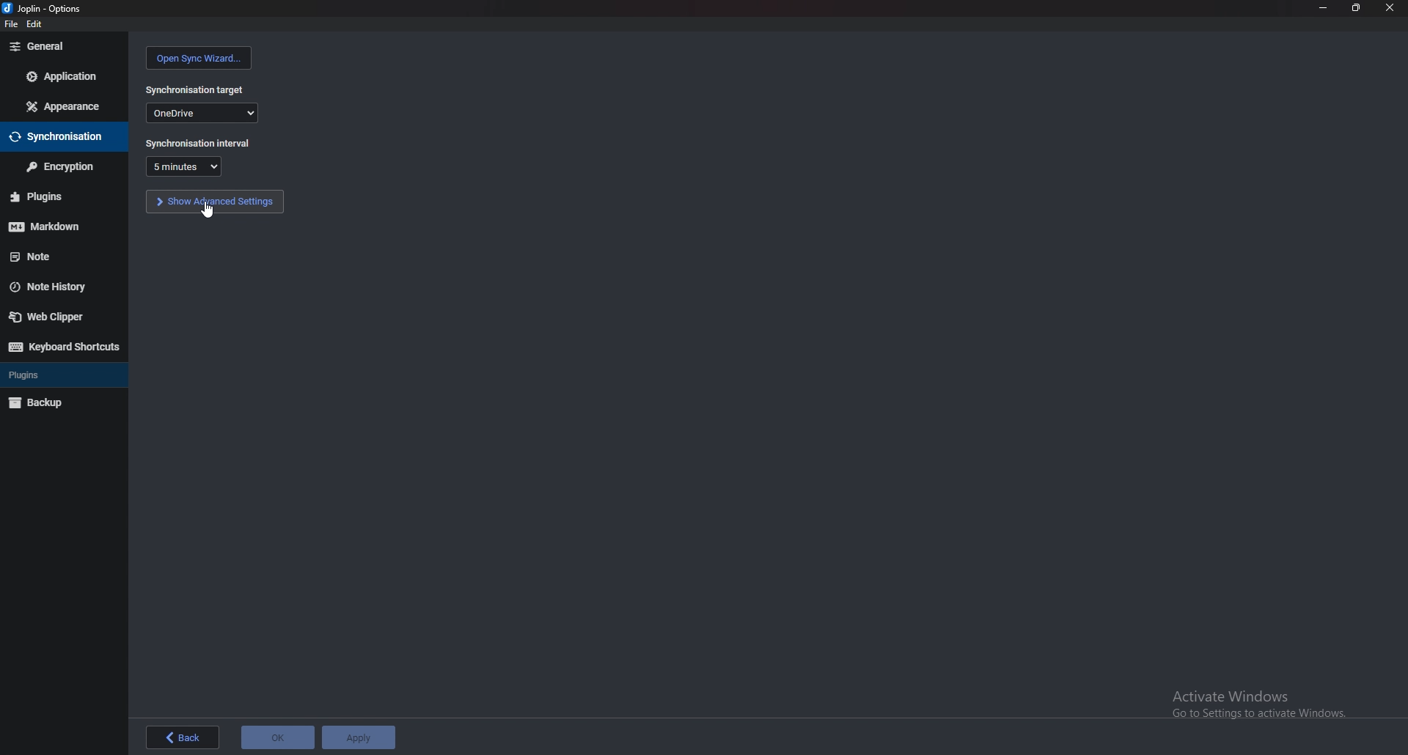 The image size is (1408, 755). Describe the element at coordinates (199, 144) in the screenshot. I see `sync interval` at that location.